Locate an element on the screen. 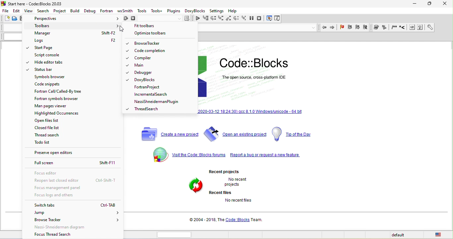 Image resolution: width=453 pixels, height=239 pixels. compiler is located at coordinates (139, 58).